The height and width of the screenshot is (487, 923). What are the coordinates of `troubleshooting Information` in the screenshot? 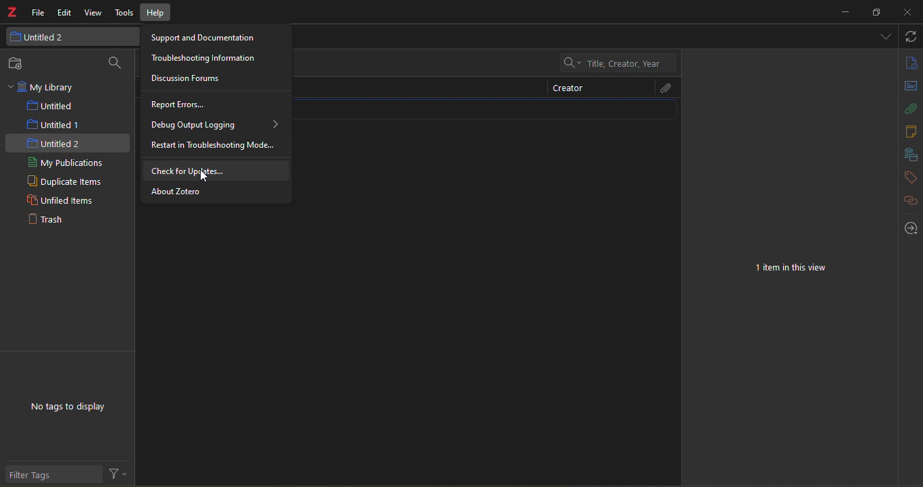 It's located at (204, 57).